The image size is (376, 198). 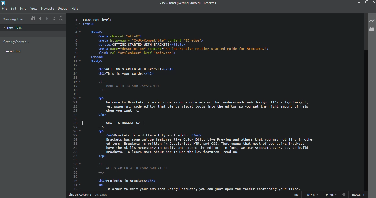 I want to click on search, so click(x=62, y=19).